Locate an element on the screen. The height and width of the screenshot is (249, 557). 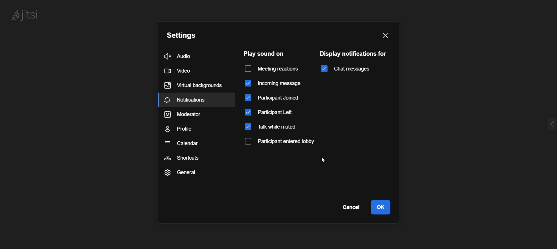
Settings is located at coordinates (191, 37).